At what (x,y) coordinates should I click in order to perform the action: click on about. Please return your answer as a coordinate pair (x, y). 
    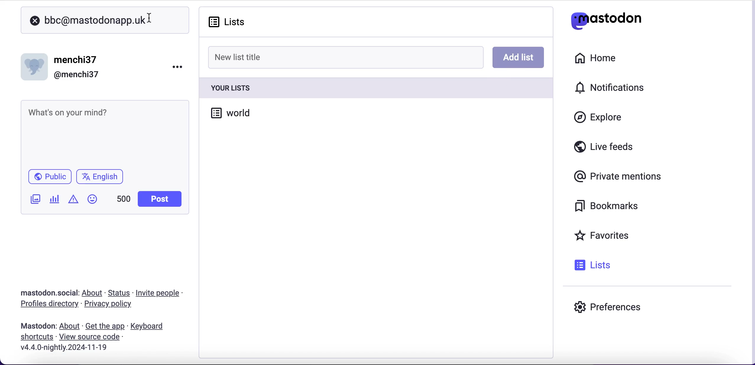
    Looking at the image, I should click on (71, 326).